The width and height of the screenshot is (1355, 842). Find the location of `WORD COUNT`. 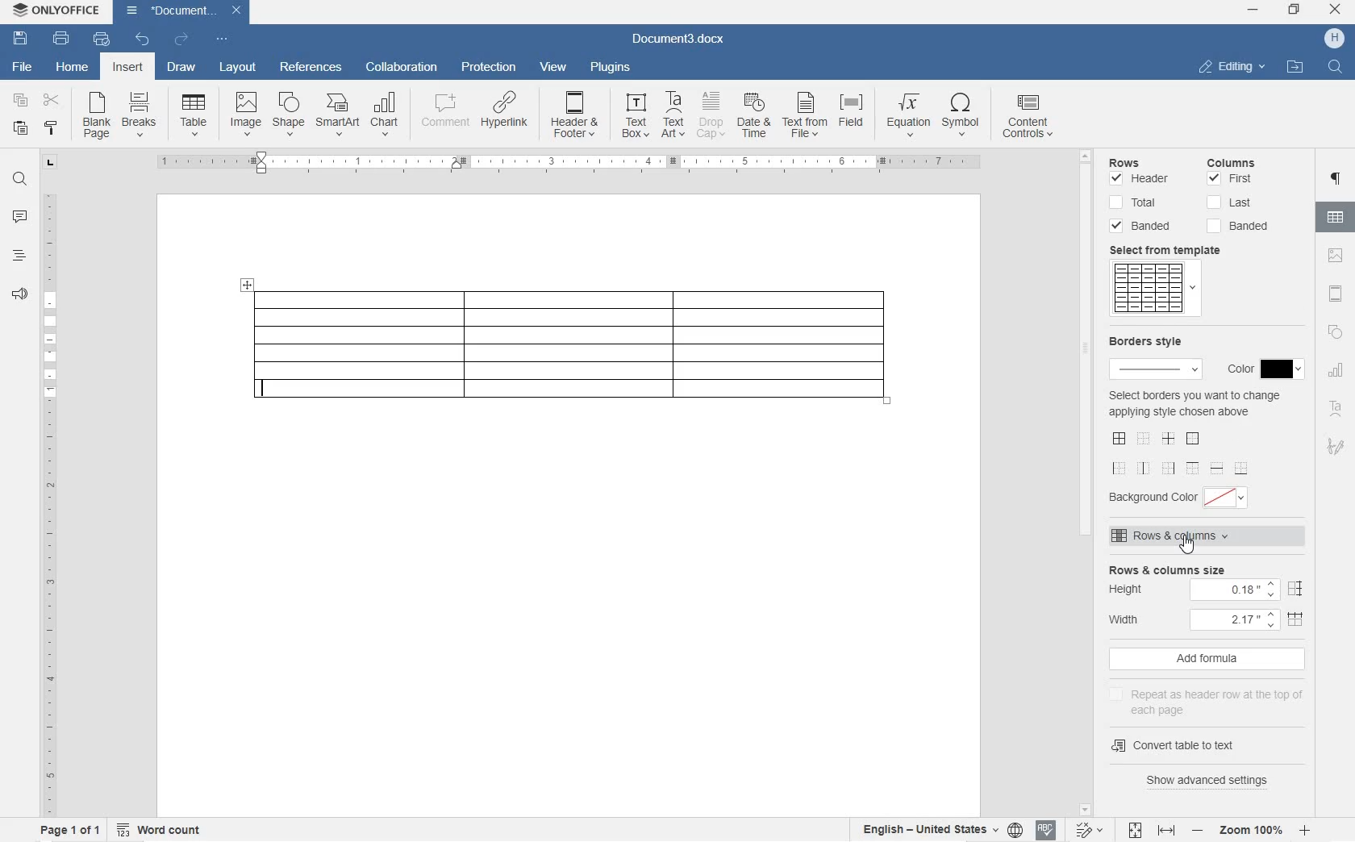

WORD COUNT is located at coordinates (159, 827).